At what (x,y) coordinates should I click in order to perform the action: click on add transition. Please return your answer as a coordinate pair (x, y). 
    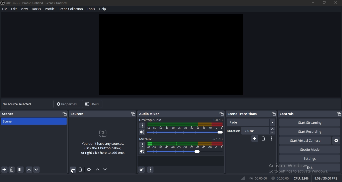
    Looking at the image, I should click on (255, 139).